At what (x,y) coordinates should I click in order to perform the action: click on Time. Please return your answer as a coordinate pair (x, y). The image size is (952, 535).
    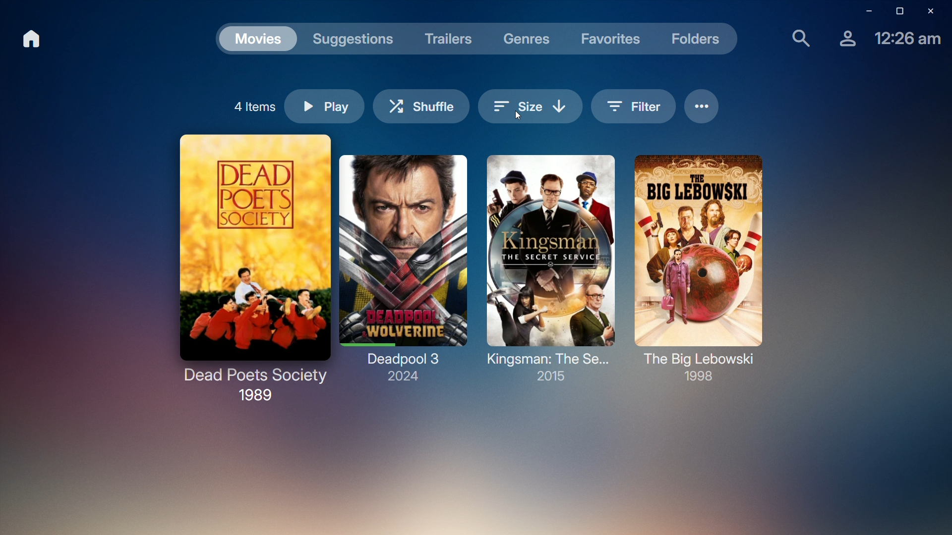
    Looking at the image, I should click on (905, 42).